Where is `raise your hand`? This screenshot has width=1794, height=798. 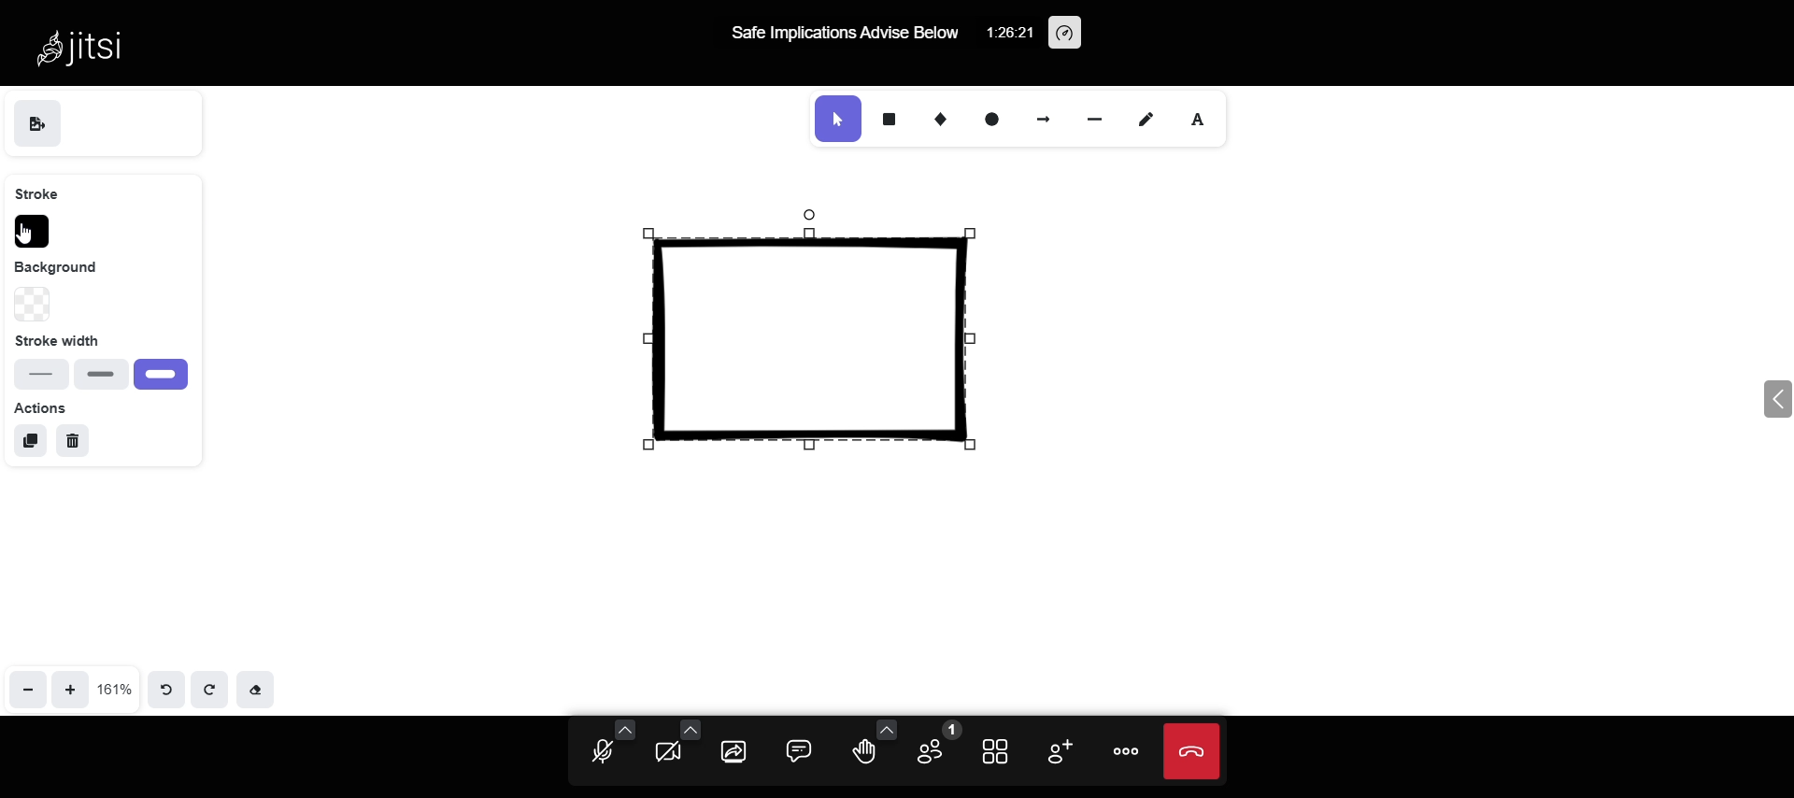
raise your hand is located at coordinates (864, 756).